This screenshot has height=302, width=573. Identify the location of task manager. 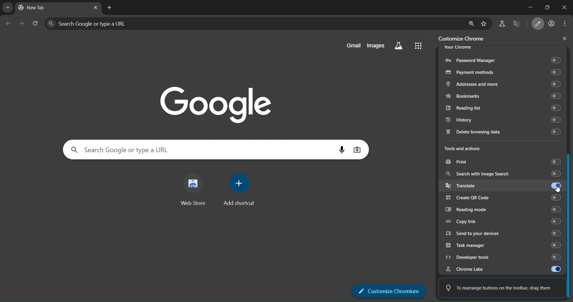
(503, 245).